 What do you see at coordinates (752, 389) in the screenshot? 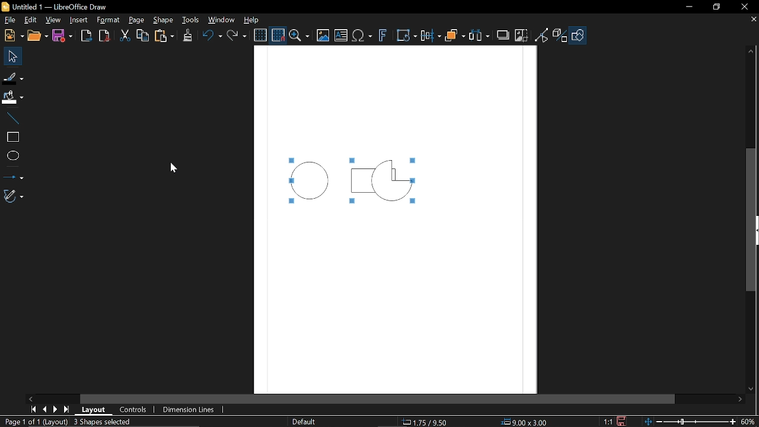
I see `Move down` at bounding box center [752, 389].